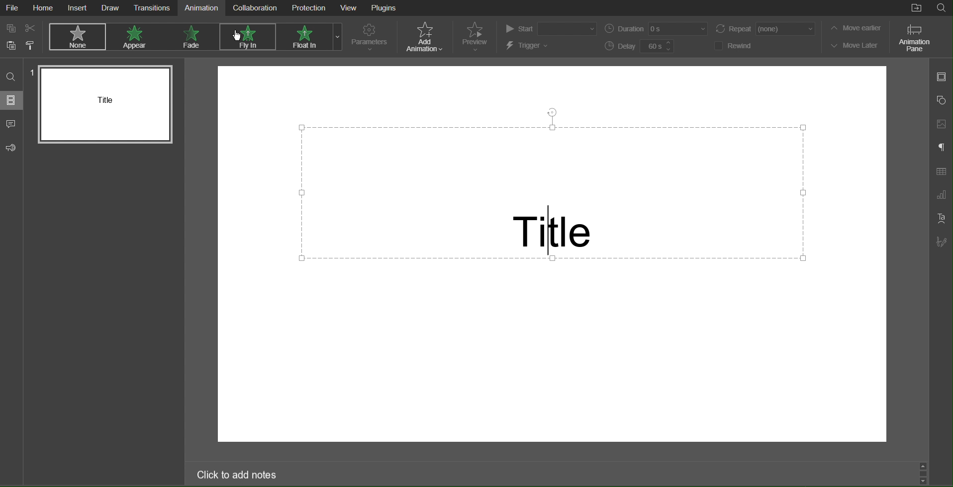 The image size is (953, 487). What do you see at coordinates (151, 8) in the screenshot?
I see `Transitions` at bounding box center [151, 8].